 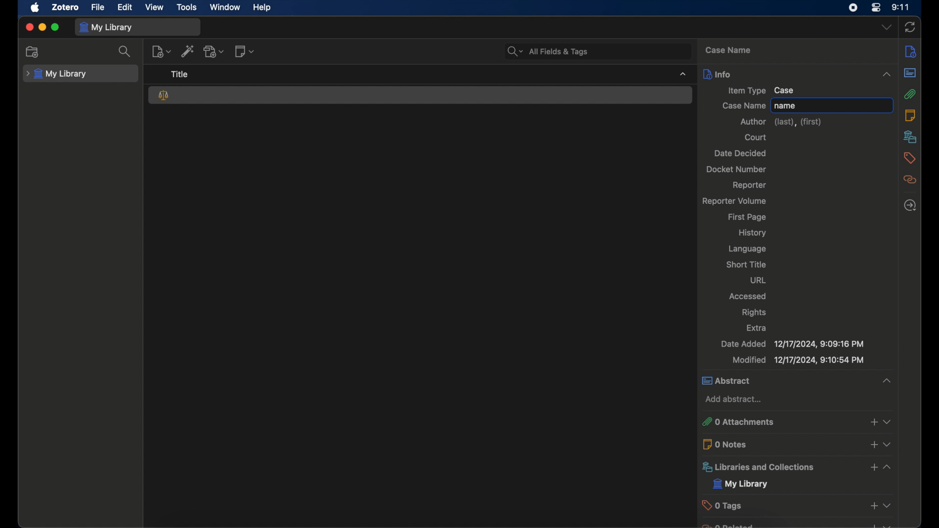 I want to click on libraries, so click(x=910, y=136).